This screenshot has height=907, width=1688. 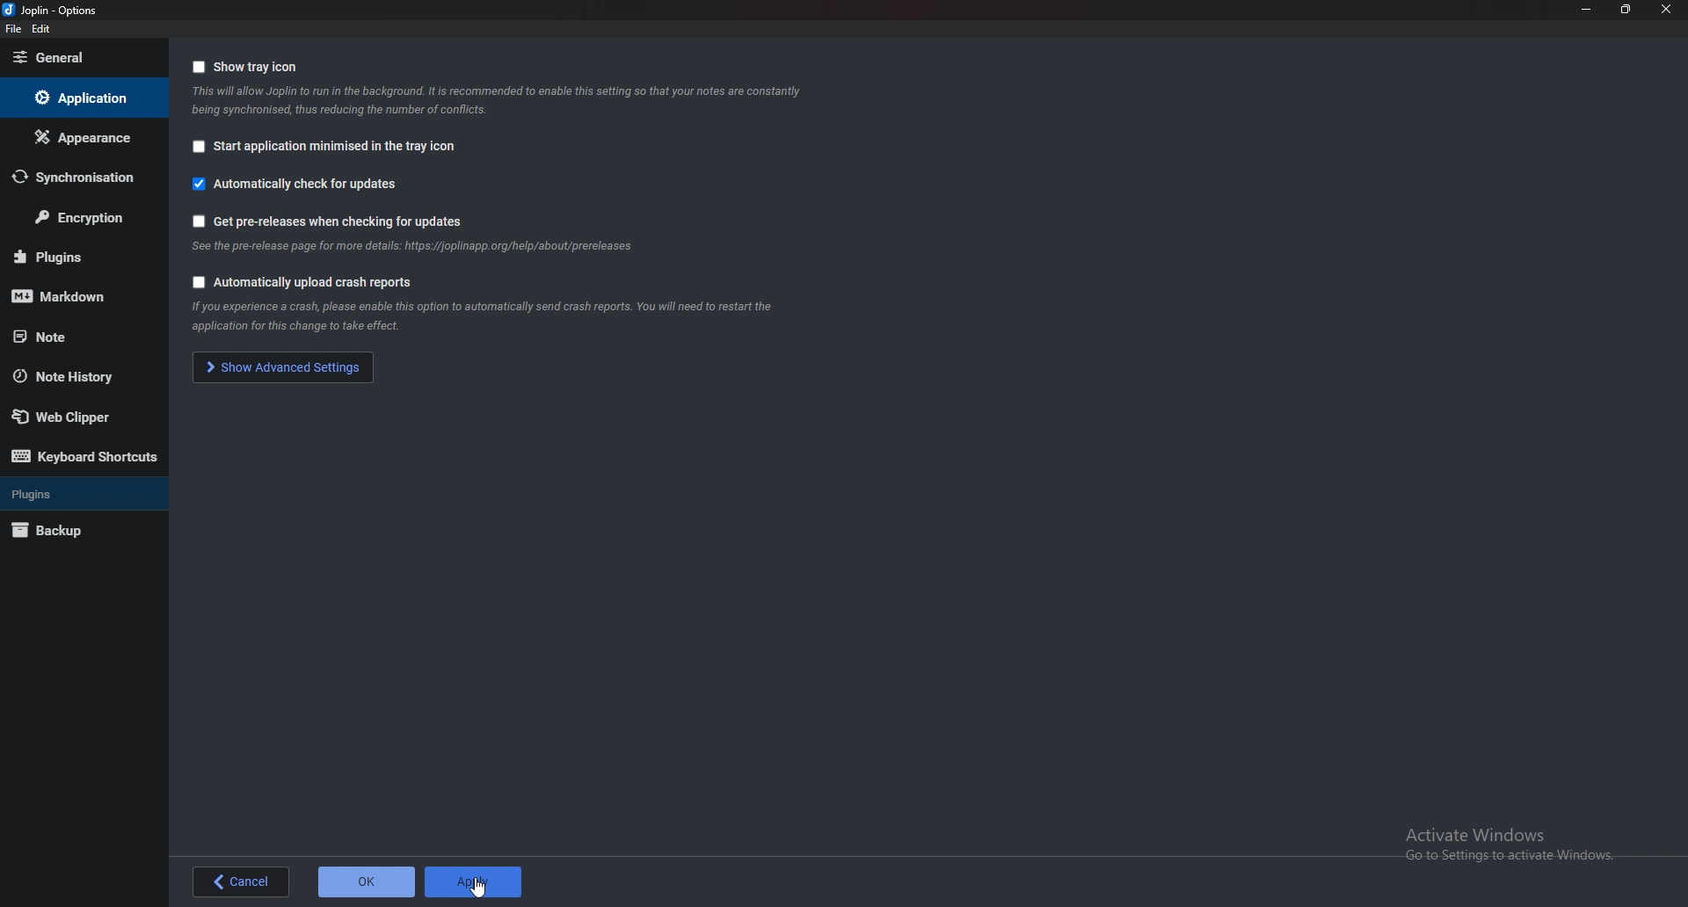 I want to click on Plugins, so click(x=75, y=494).